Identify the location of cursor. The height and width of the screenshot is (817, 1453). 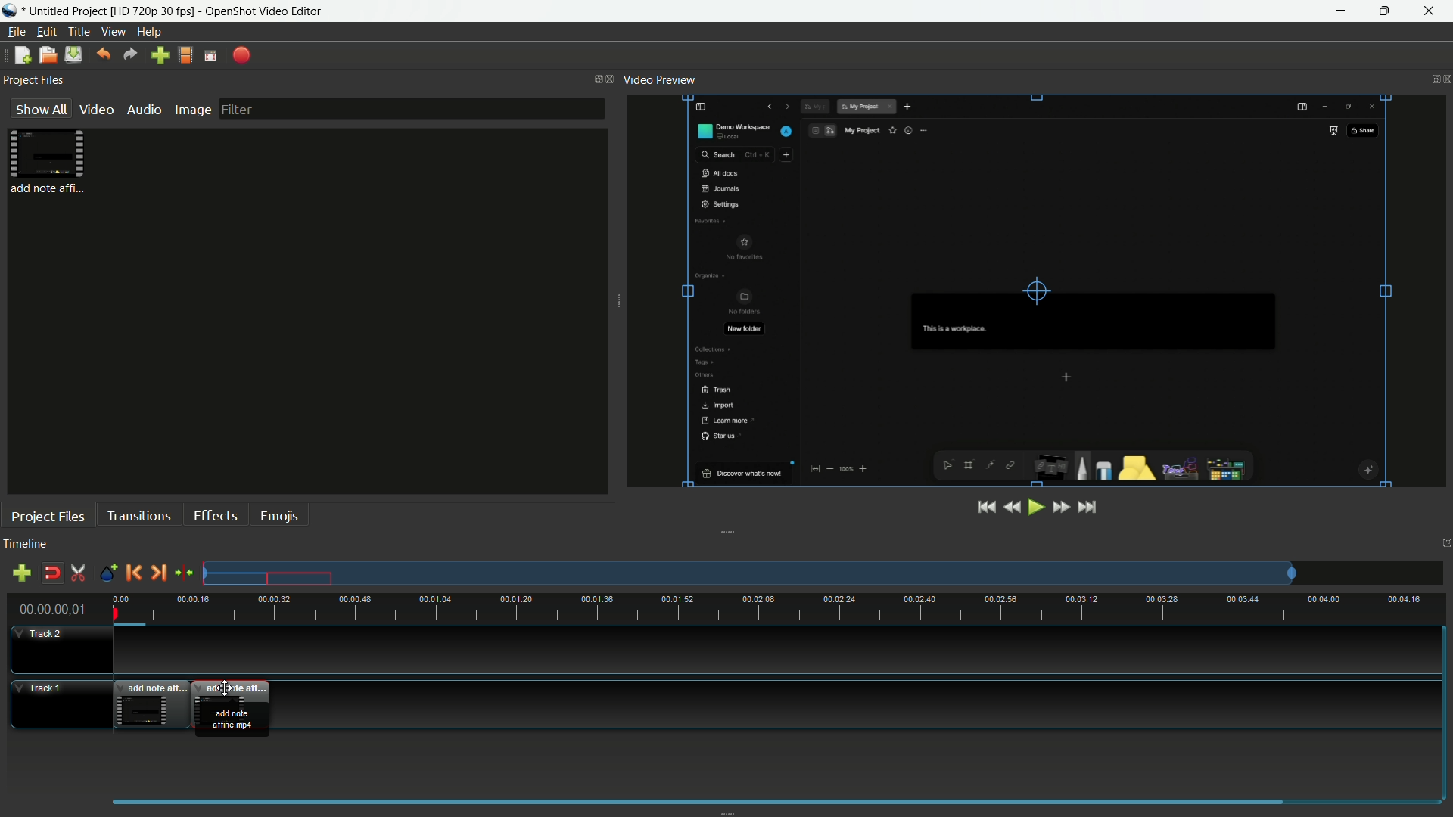
(226, 689).